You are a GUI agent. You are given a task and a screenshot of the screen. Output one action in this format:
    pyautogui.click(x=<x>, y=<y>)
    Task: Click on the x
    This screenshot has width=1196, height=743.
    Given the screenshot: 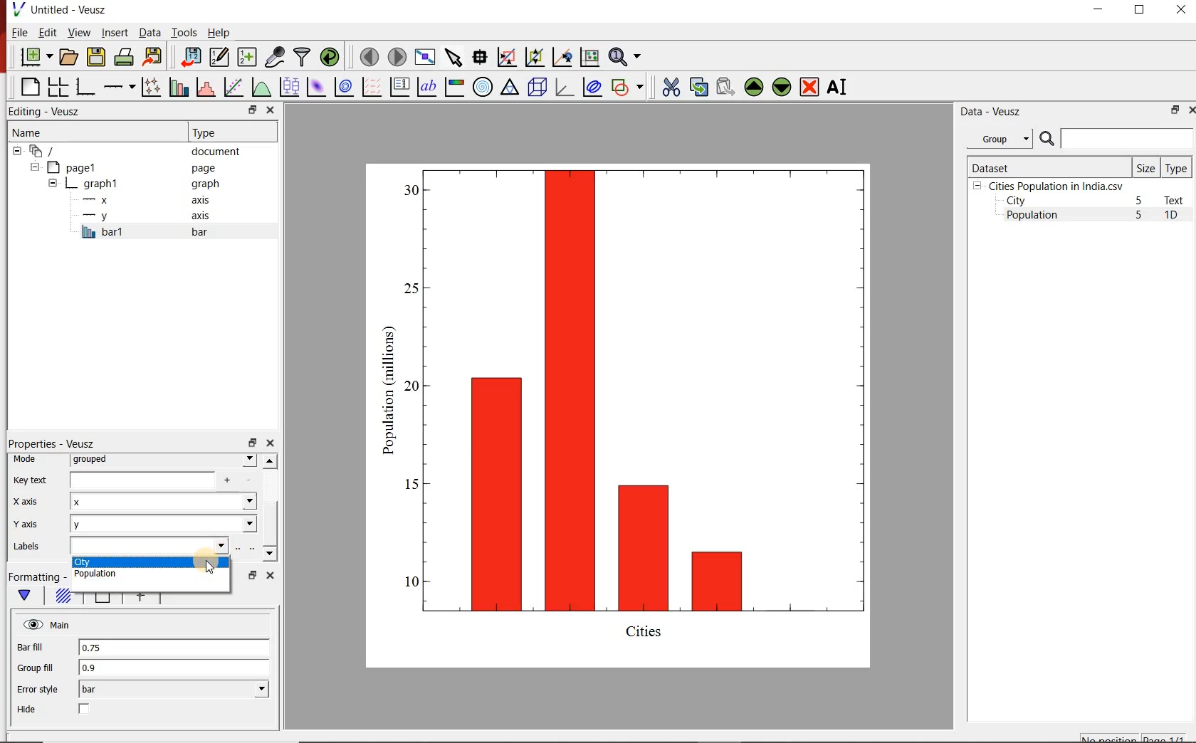 What is the action you would take?
    pyautogui.click(x=162, y=503)
    